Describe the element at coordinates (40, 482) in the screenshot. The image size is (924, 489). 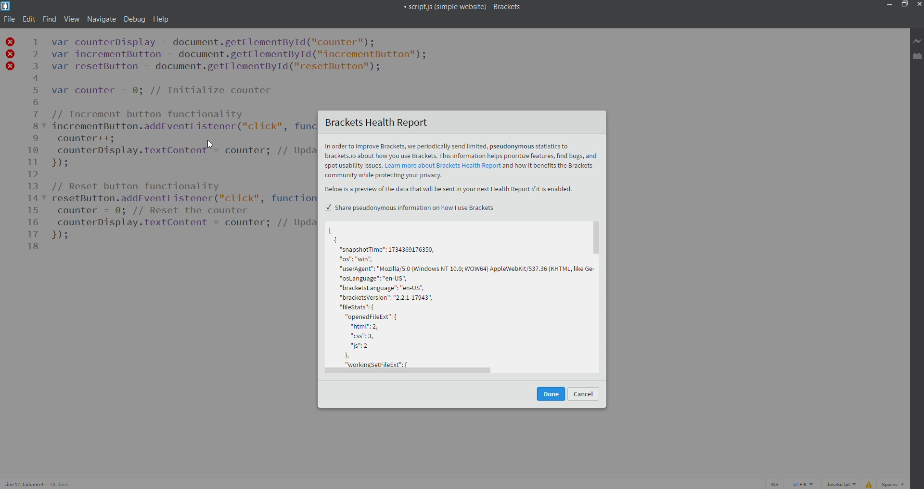
I see `cursor position` at that location.